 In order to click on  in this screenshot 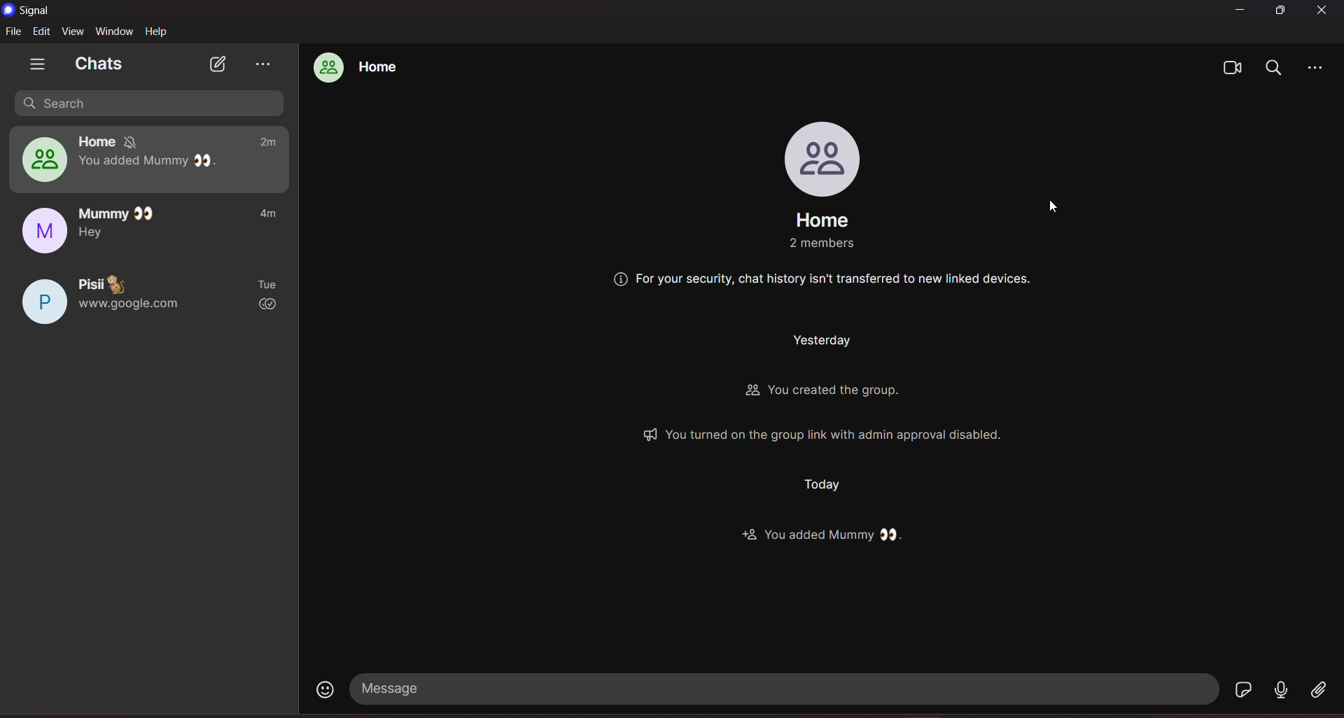, I will do `click(822, 435)`.